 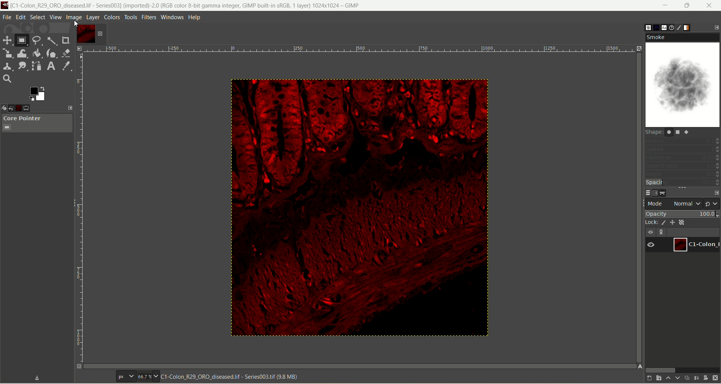 I want to click on create a new layer with last used values, so click(x=649, y=379).